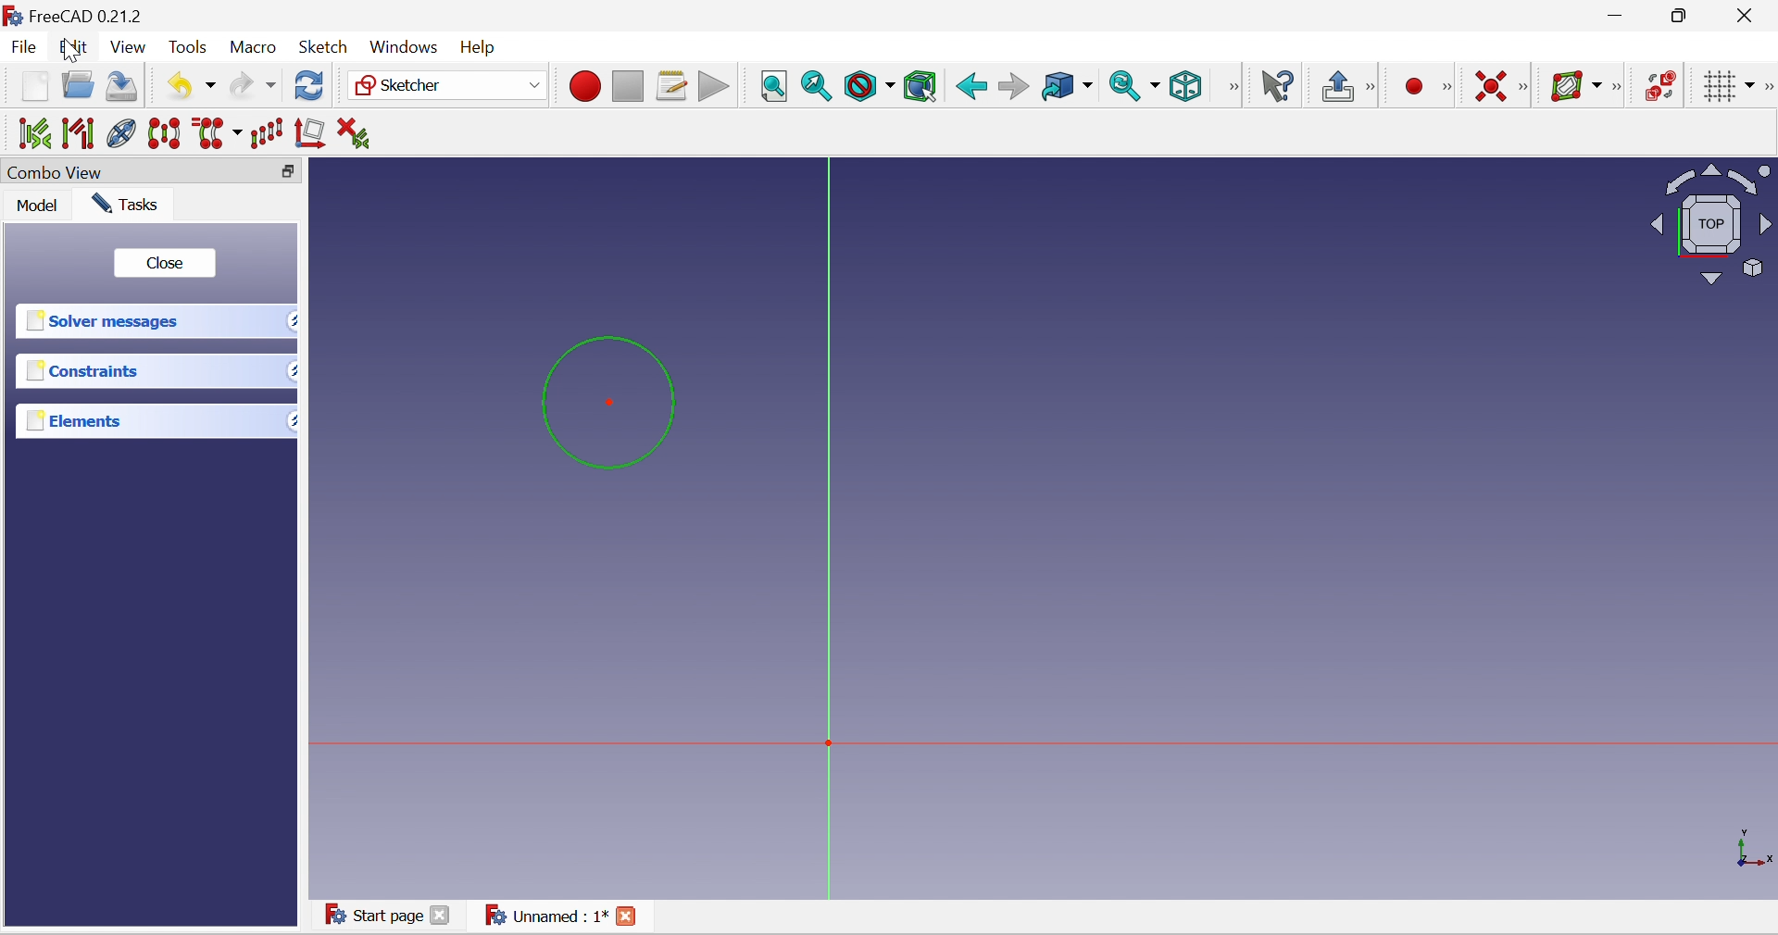 This screenshot has height=935, width=1778. Describe the element at coordinates (1132, 87) in the screenshot. I see `Sync view` at that location.